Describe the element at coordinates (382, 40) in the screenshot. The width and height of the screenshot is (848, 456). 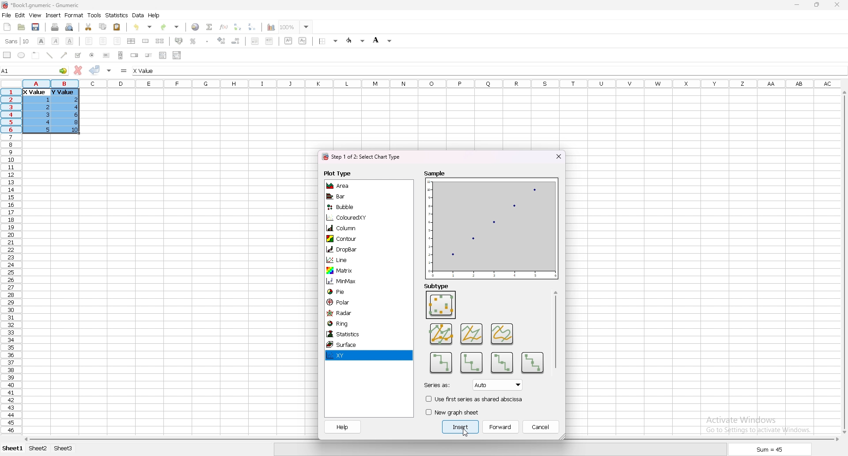
I see `background` at that location.